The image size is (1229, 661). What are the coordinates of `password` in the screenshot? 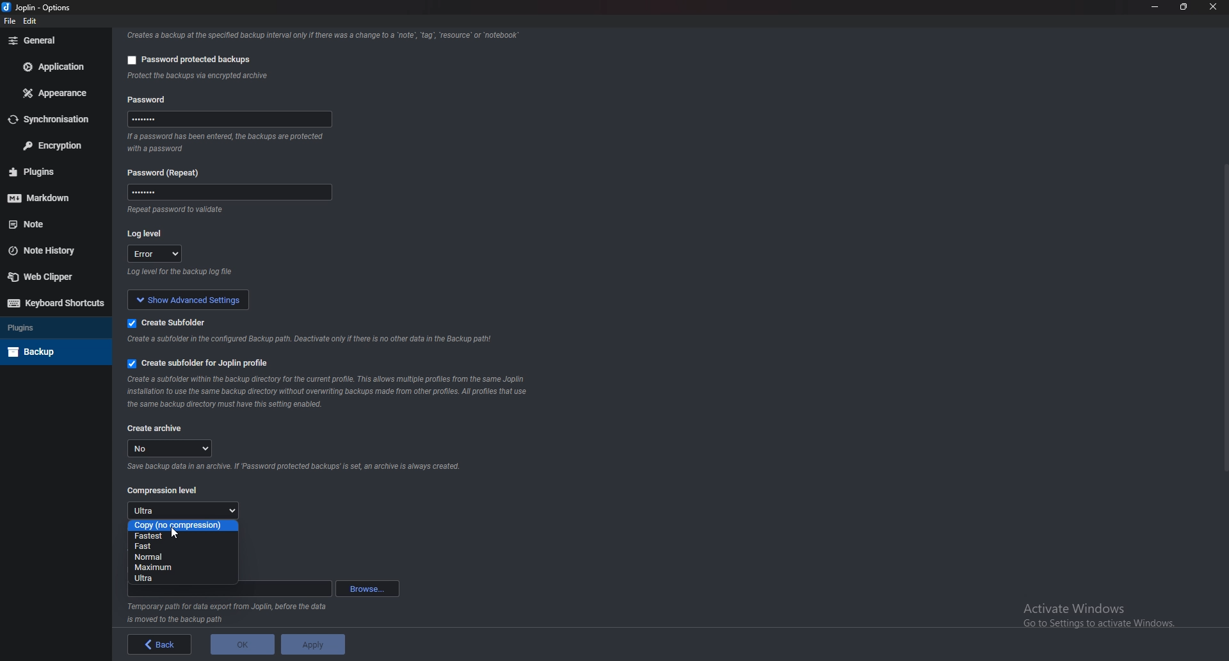 It's located at (225, 194).